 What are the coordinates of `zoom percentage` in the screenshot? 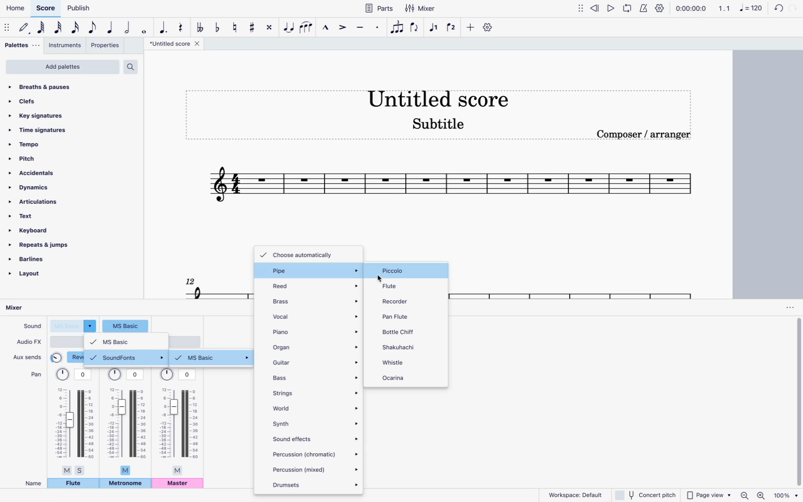 It's located at (787, 495).